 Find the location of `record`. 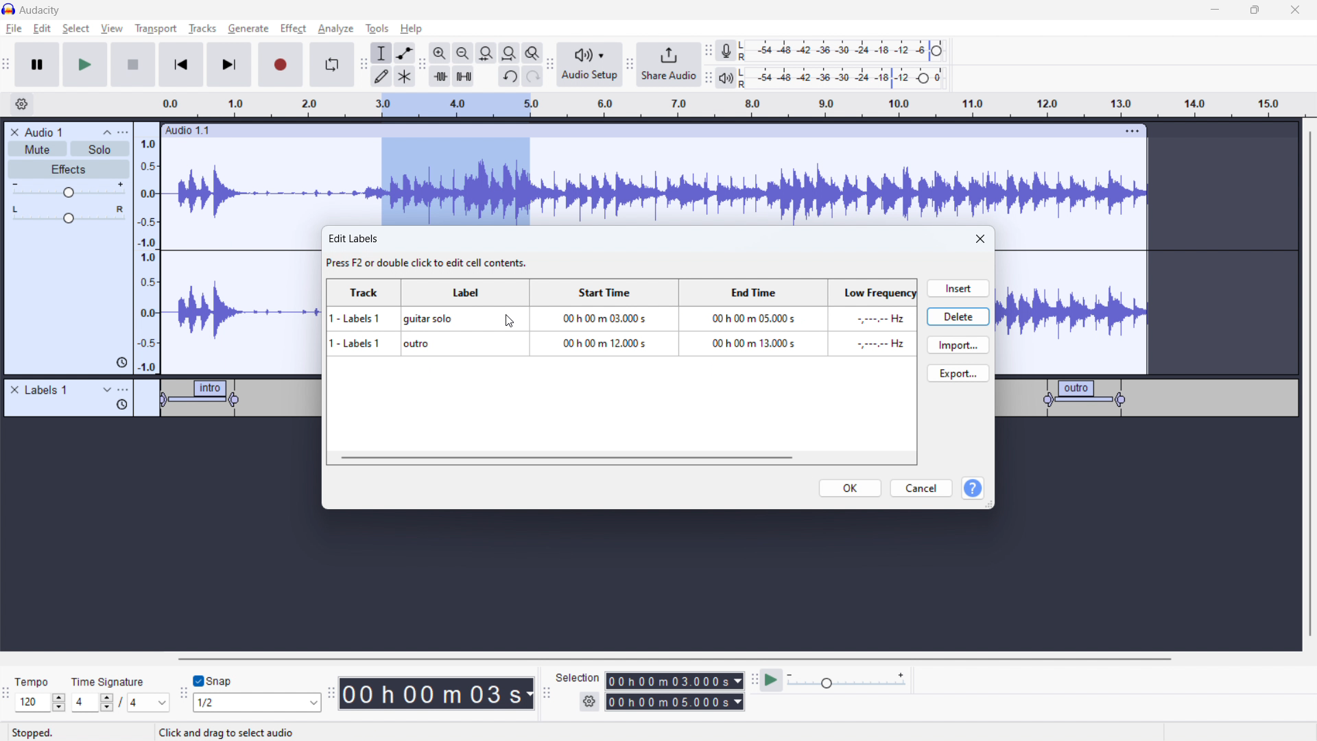

record is located at coordinates (281, 64).